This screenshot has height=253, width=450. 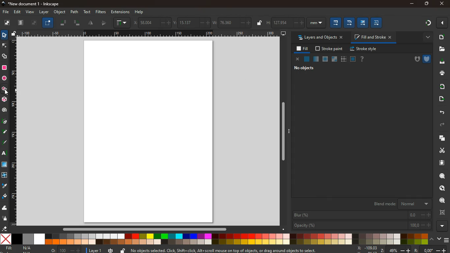 I want to click on Color swatch, so click(x=214, y=239).